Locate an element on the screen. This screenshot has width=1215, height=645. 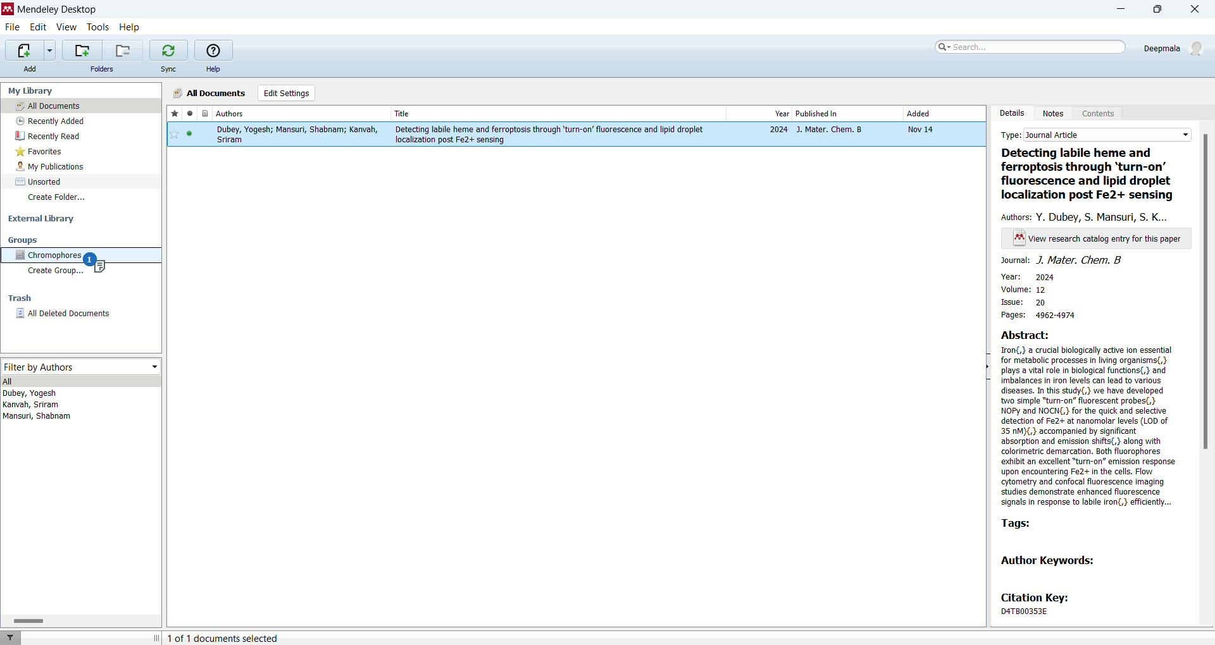
content is located at coordinates (1100, 114).